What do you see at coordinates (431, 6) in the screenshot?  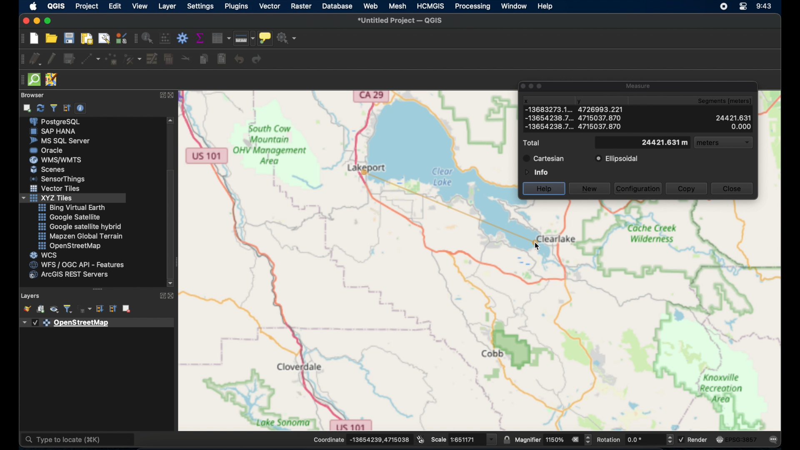 I see `HCMGIS` at bounding box center [431, 6].